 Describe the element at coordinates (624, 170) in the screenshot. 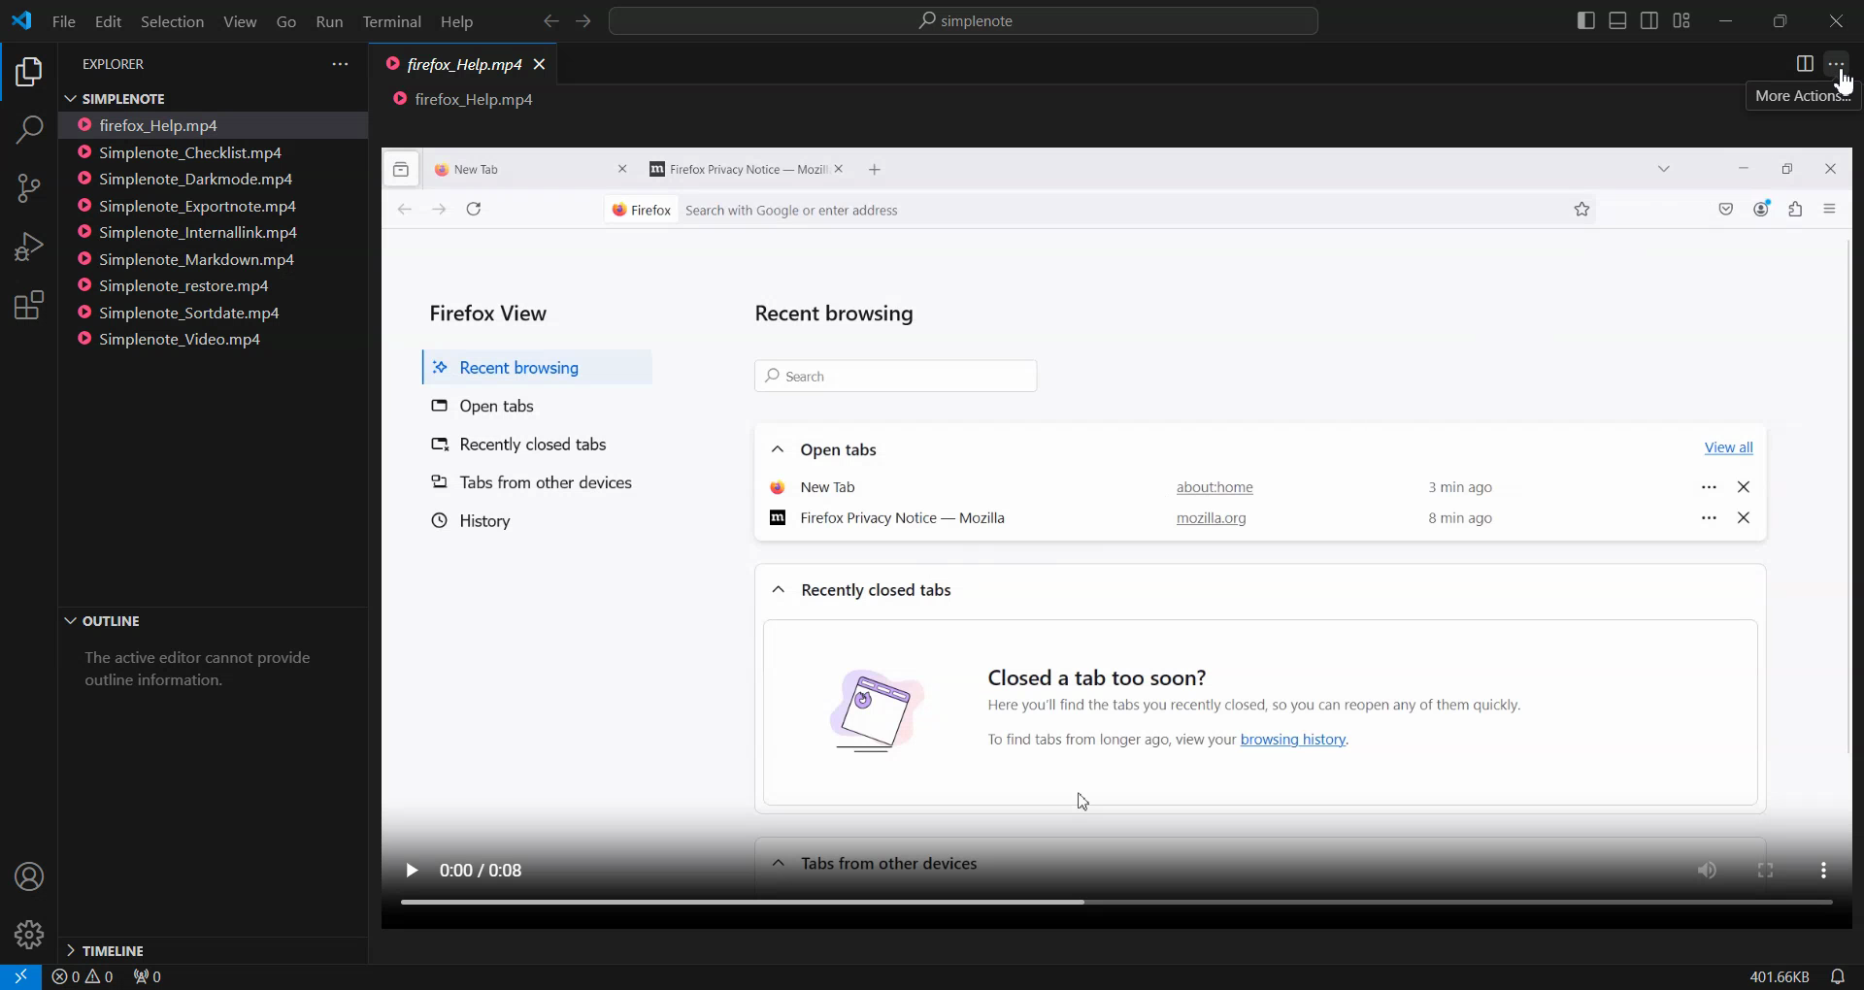

I see `close` at that location.